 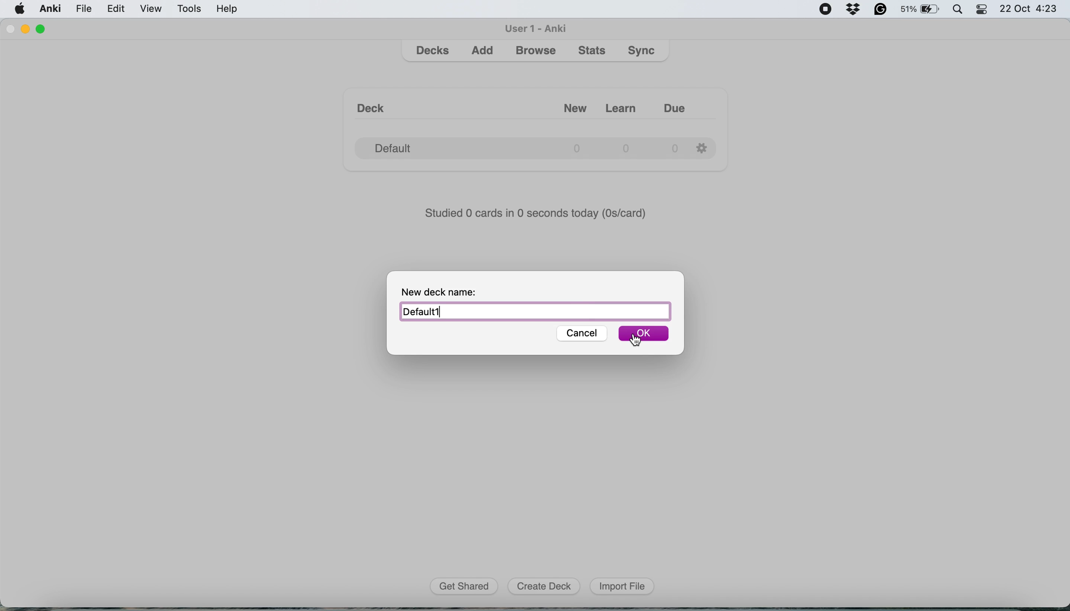 What do you see at coordinates (535, 52) in the screenshot?
I see `browse` at bounding box center [535, 52].